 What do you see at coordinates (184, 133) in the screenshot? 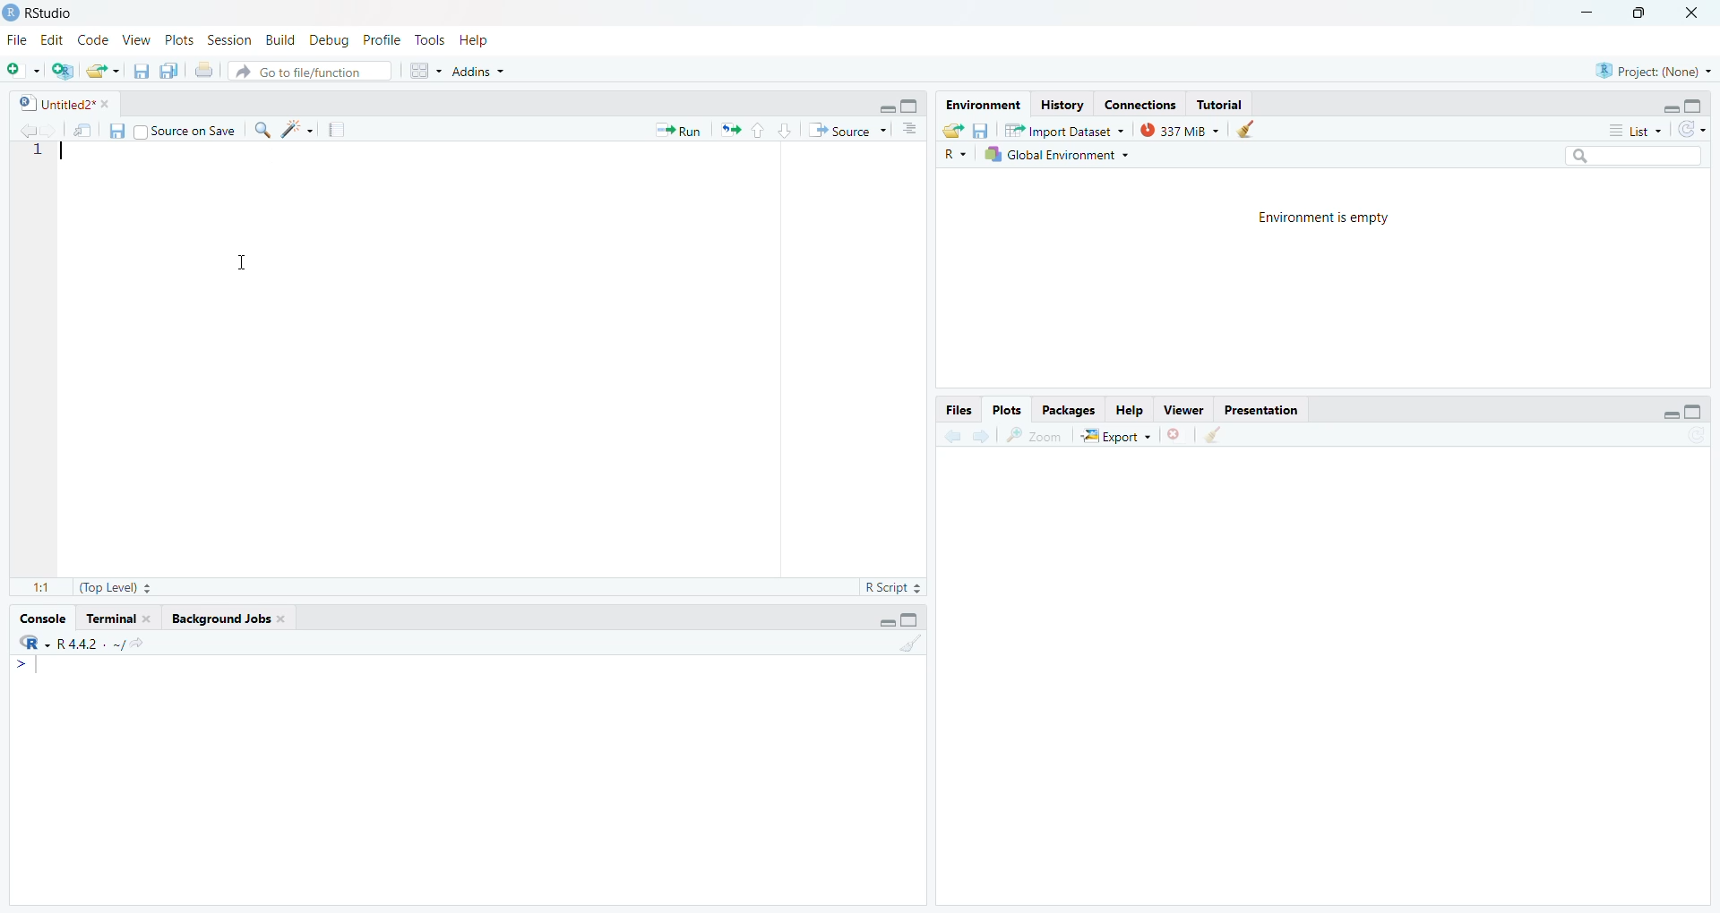
I see `Source on Save` at bounding box center [184, 133].